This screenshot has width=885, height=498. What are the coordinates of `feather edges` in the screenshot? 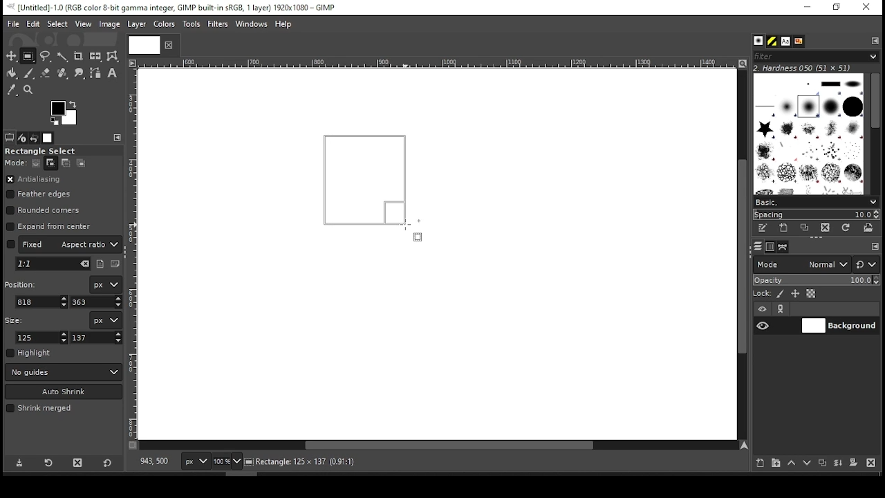 It's located at (42, 194).